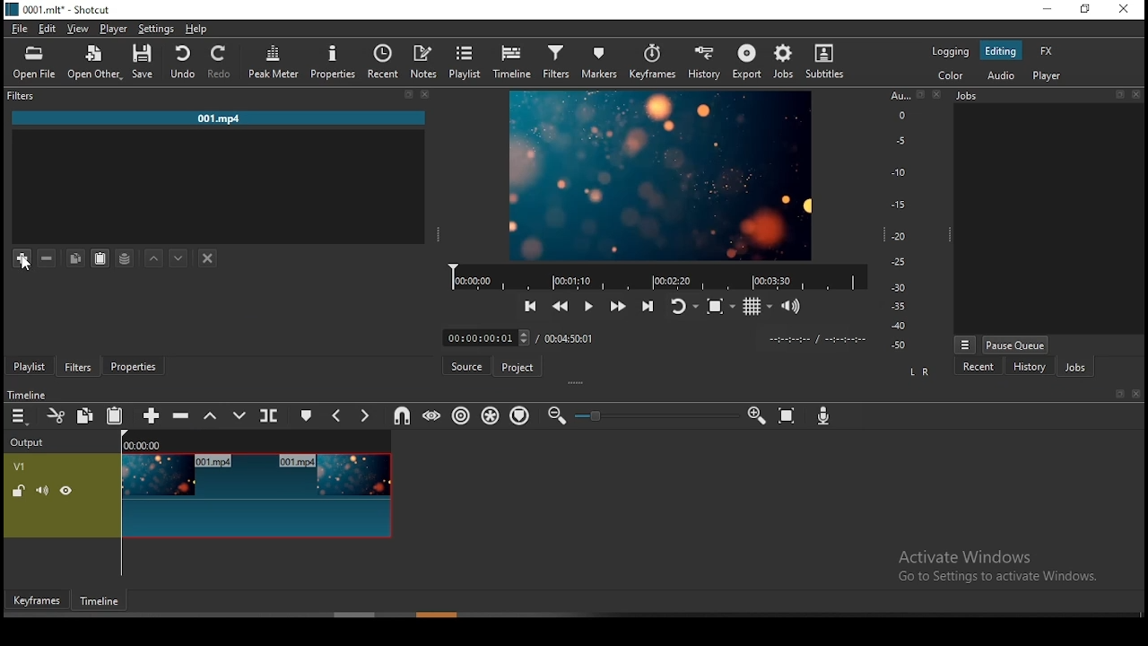  I want to click on zoom timeline out, so click(556, 416).